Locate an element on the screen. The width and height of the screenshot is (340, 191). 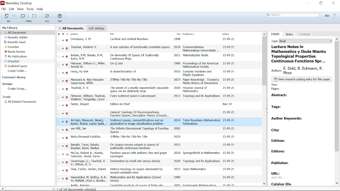
2020 is located at coordinates (177, 161).